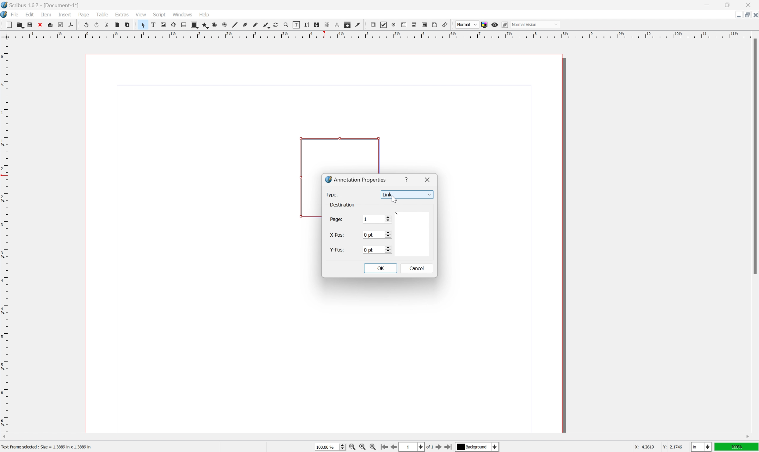 Image resolution: width=759 pixels, height=452 pixels. I want to click on line, so click(235, 25).